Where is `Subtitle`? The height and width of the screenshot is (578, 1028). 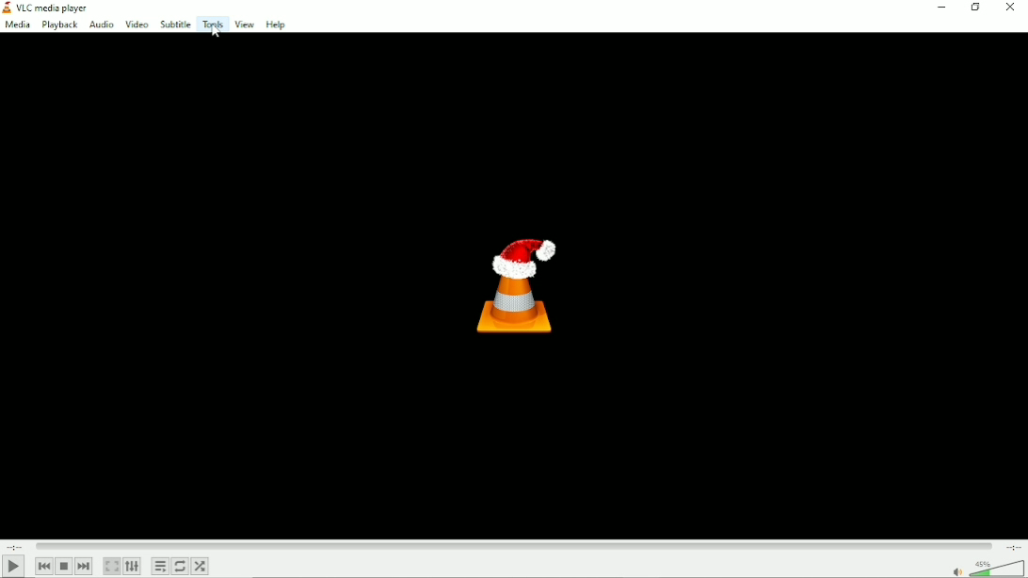 Subtitle is located at coordinates (174, 24).